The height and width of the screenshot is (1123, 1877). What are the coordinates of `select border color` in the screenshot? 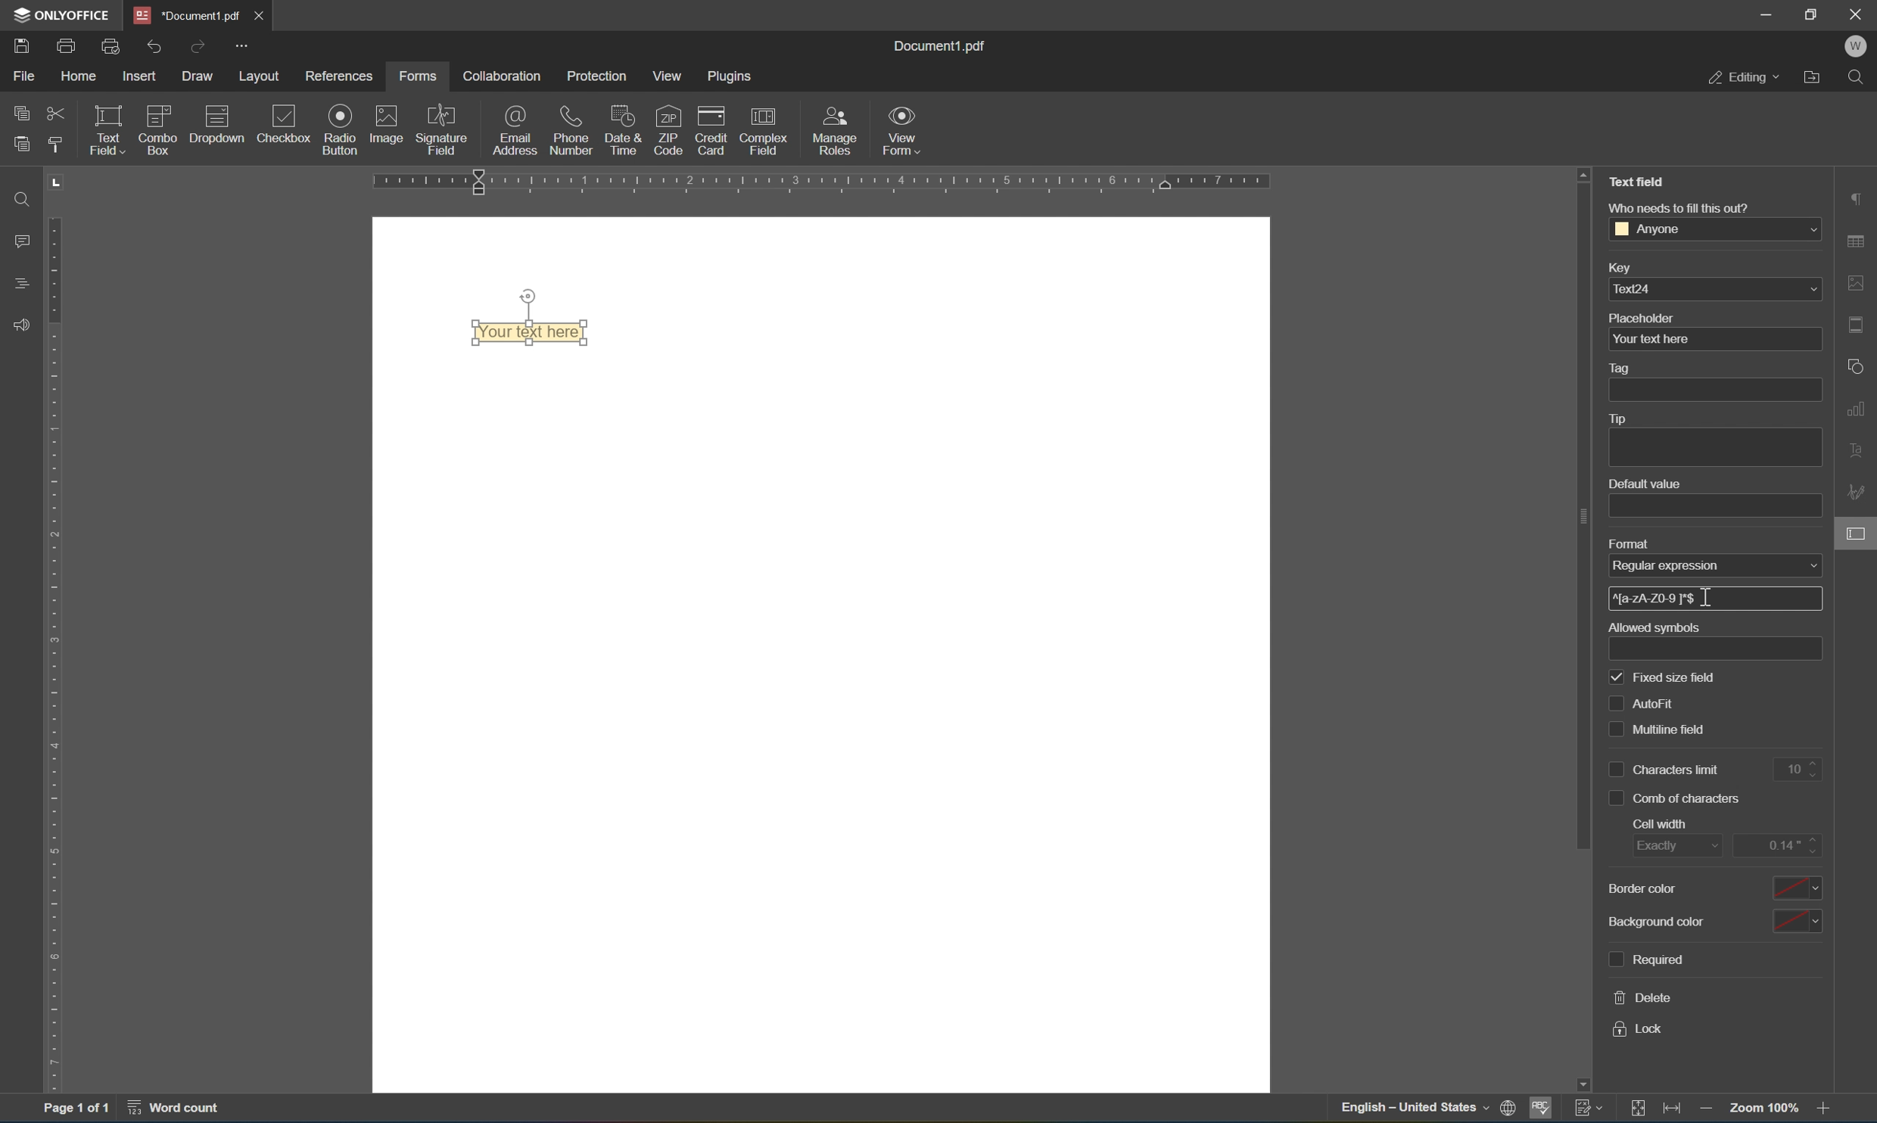 It's located at (1794, 887).